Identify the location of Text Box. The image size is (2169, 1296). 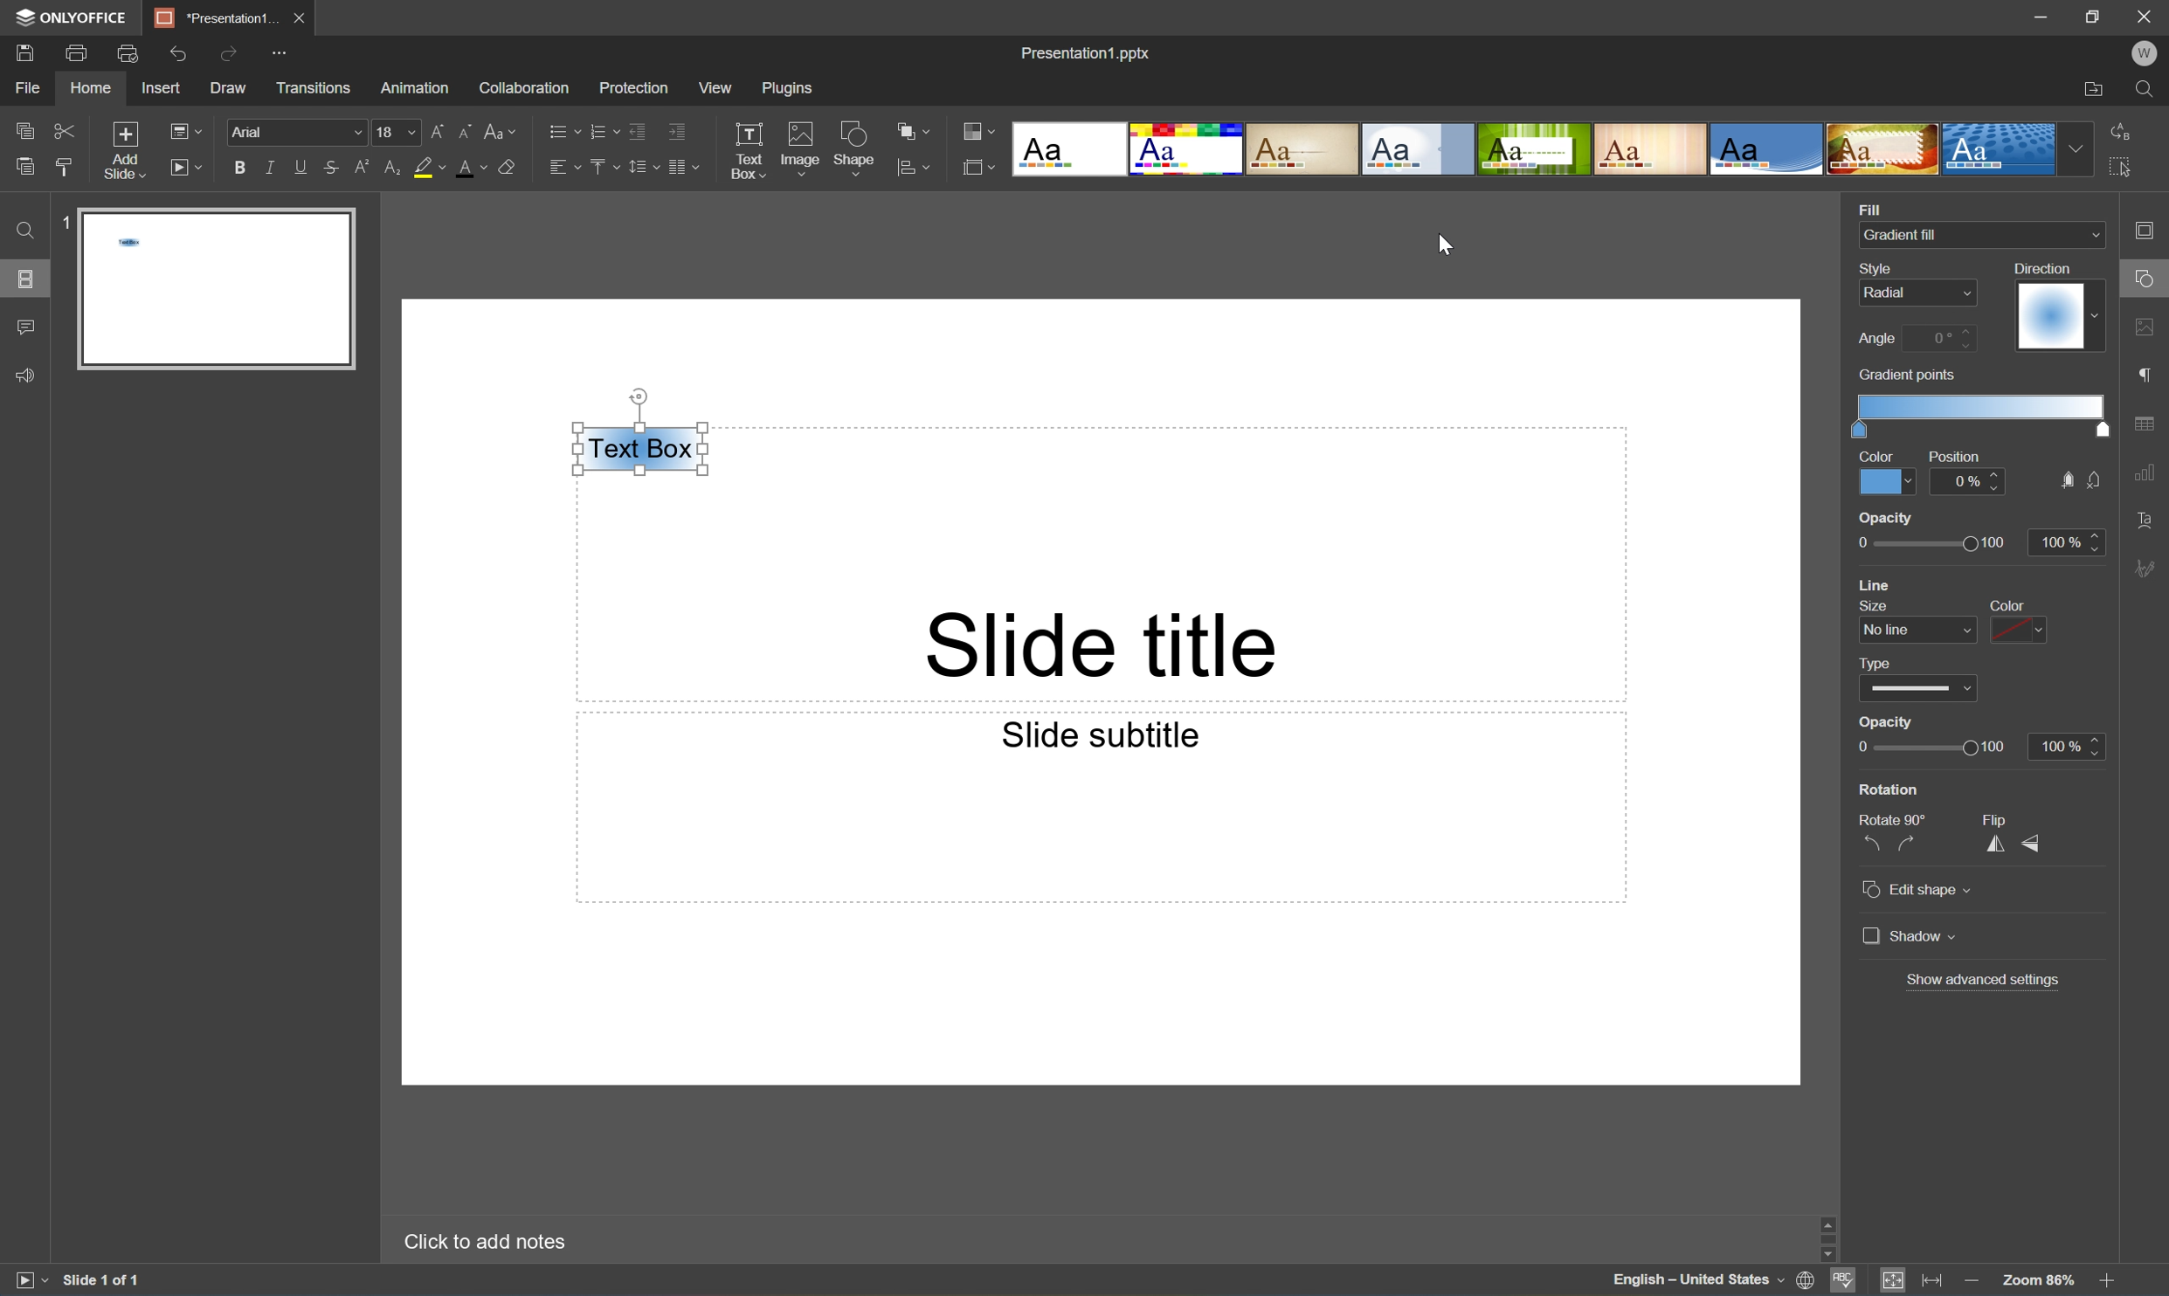
(640, 450).